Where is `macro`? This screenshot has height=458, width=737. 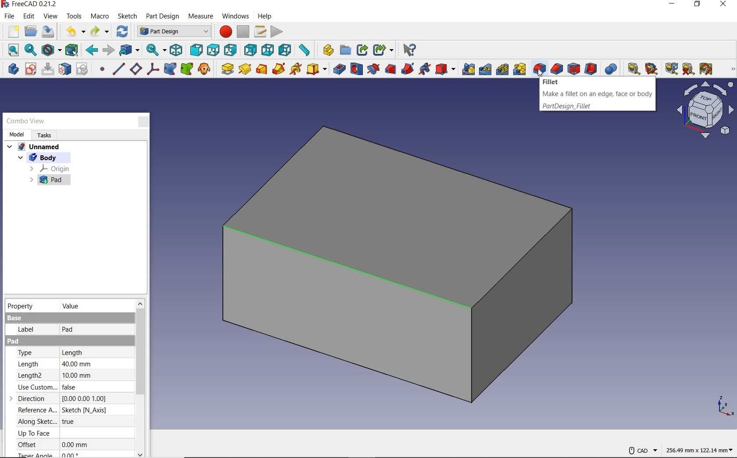
macro is located at coordinates (101, 17).